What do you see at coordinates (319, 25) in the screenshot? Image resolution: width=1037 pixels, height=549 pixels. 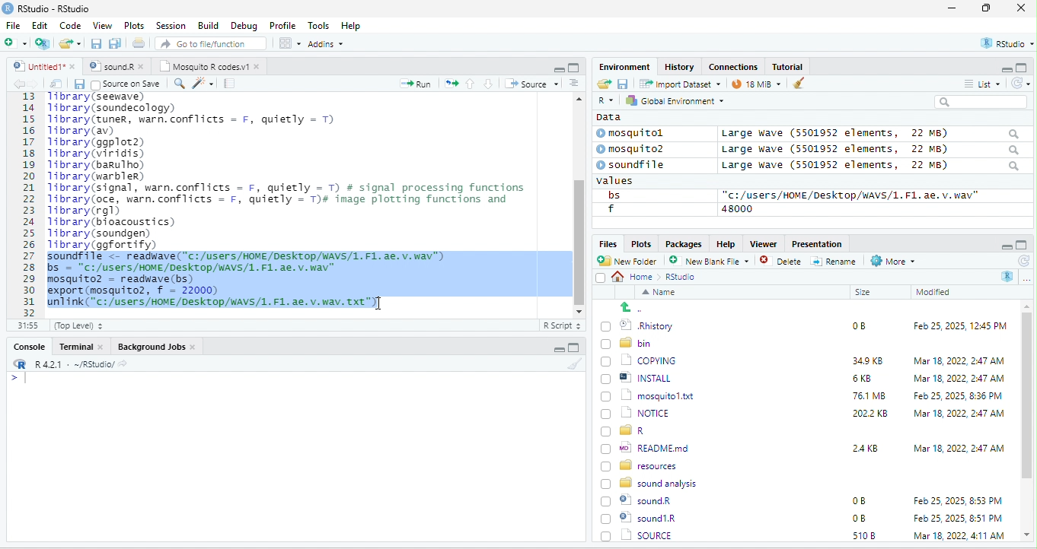 I see `Tools` at bounding box center [319, 25].